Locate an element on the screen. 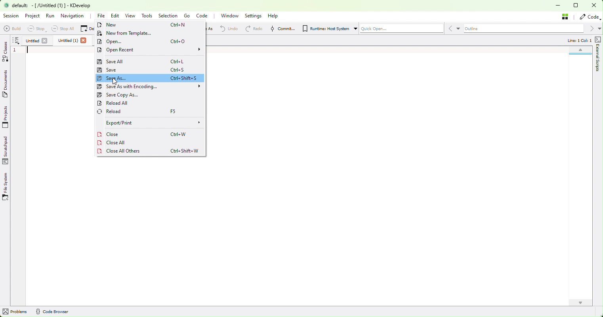 The image size is (603, 317). Quick Open is located at coordinates (402, 29).